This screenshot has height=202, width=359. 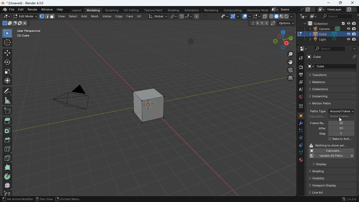 What do you see at coordinates (300, 82) in the screenshot?
I see `image` at bounding box center [300, 82].